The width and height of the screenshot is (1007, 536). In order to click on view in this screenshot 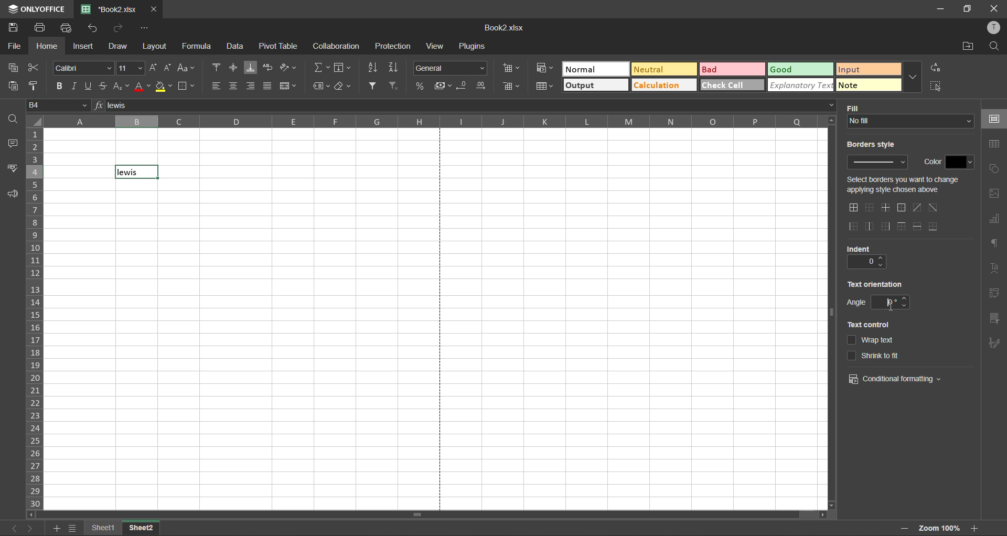, I will do `click(438, 46)`.